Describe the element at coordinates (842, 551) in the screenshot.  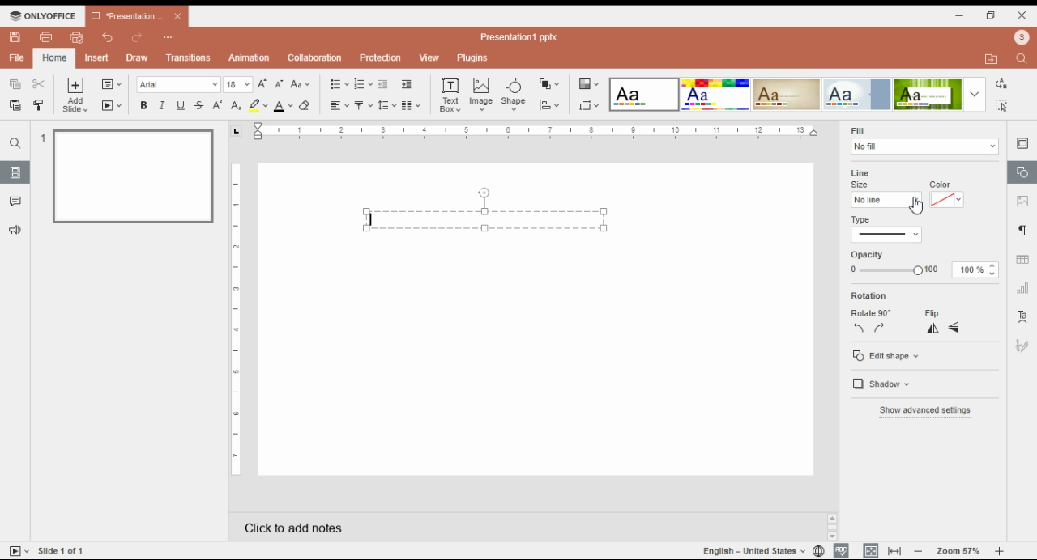
I see `spell check` at that location.